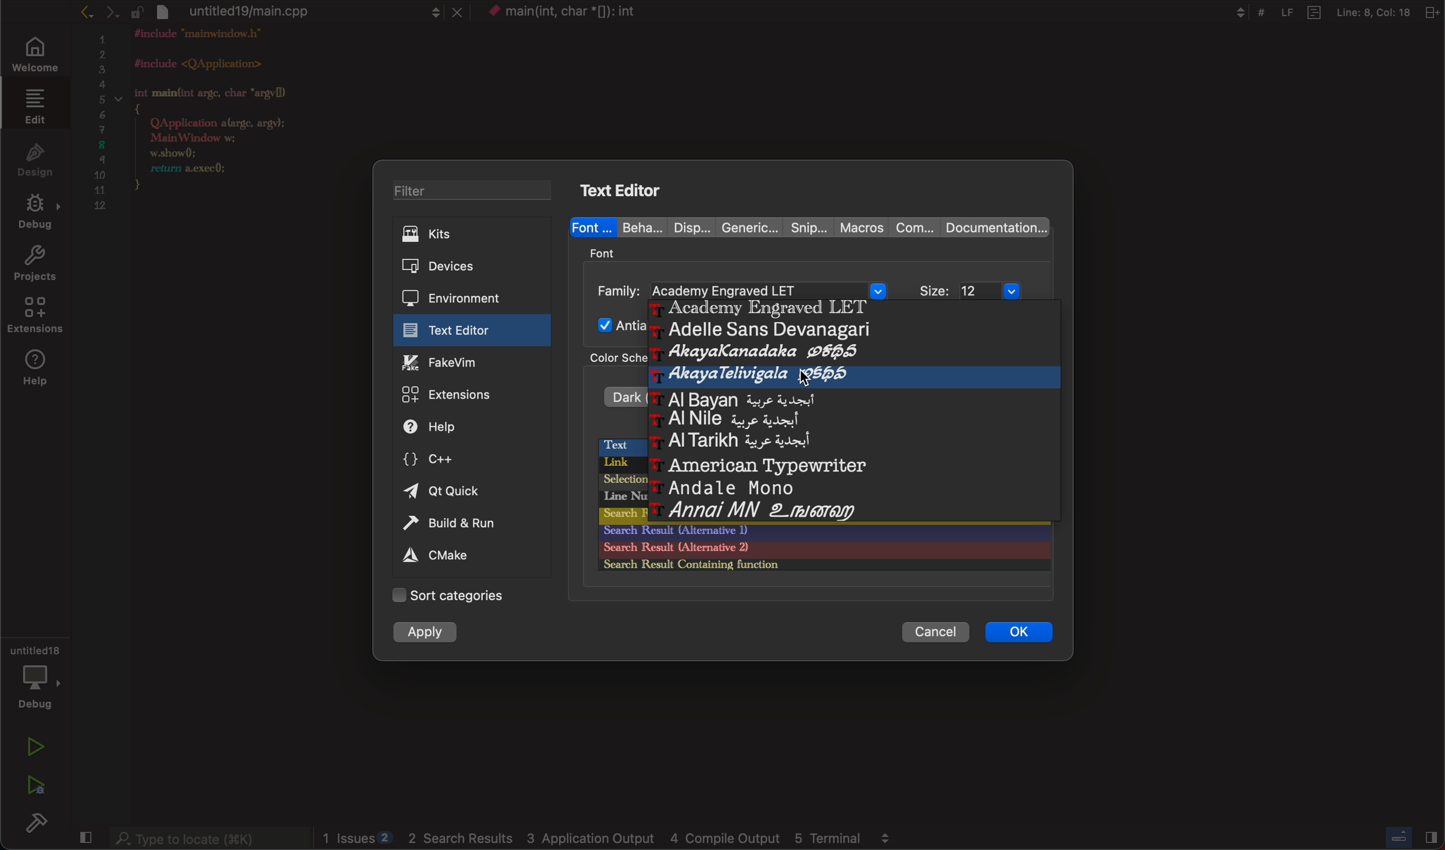 The width and height of the screenshot is (1445, 850). I want to click on design, so click(33, 162).